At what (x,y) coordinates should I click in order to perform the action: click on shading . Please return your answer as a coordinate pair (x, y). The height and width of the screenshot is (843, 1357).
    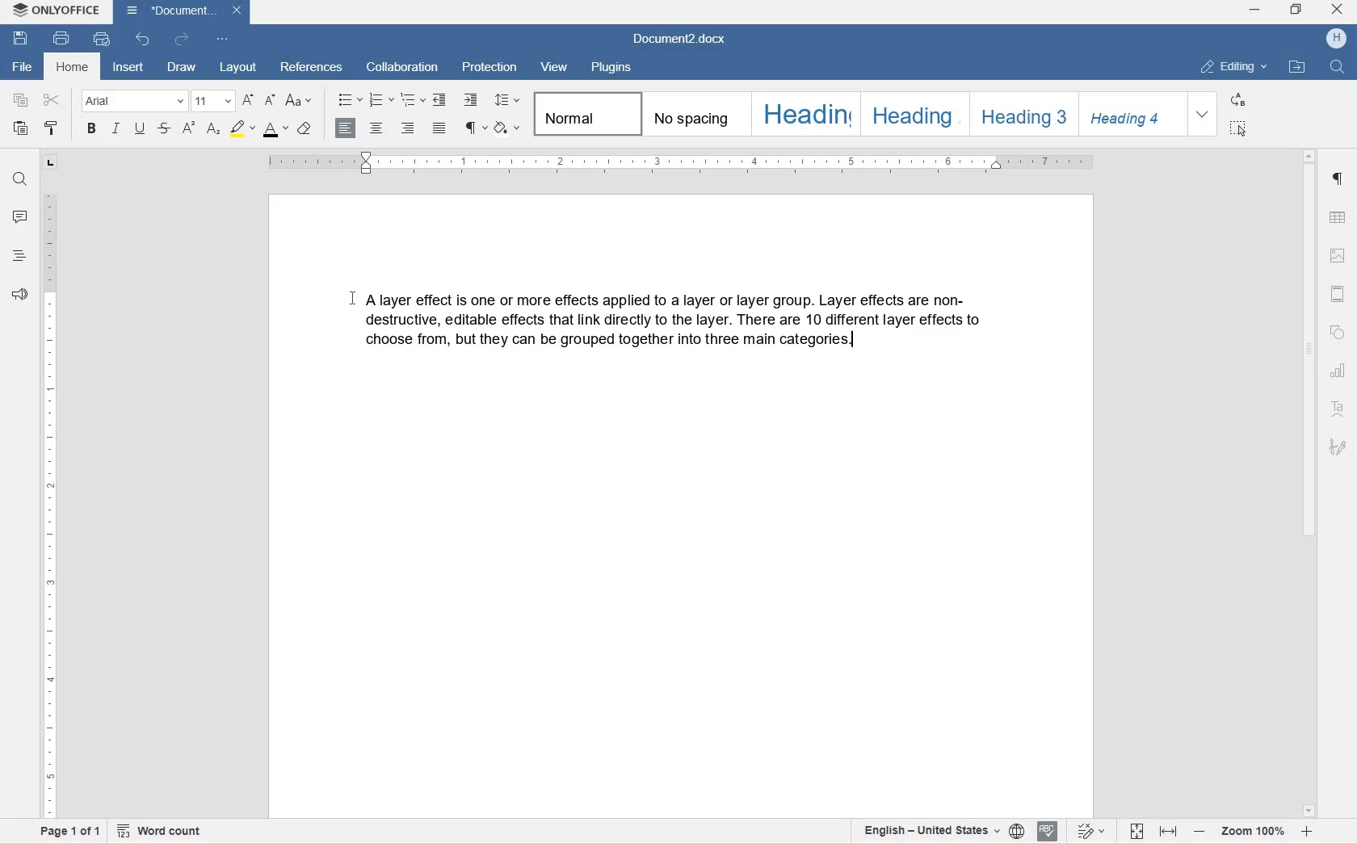
    Looking at the image, I should click on (506, 128).